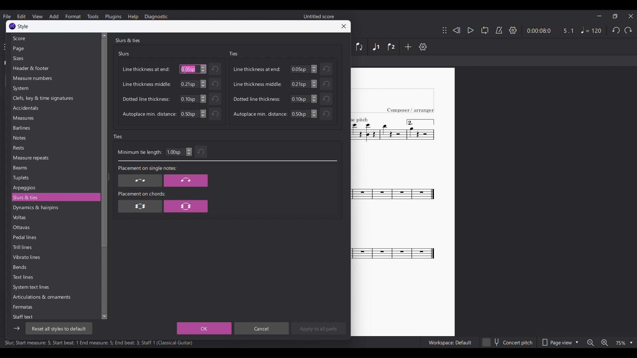 This screenshot has height=358, width=637. Describe the element at coordinates (260, 114) in the screenshot. I see `Autoplace min. distance` at that location.